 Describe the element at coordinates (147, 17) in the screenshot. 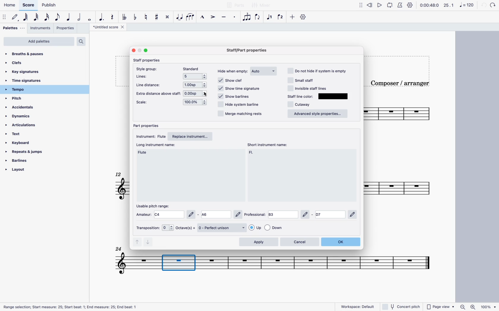

I see `toggle natural` at that location.